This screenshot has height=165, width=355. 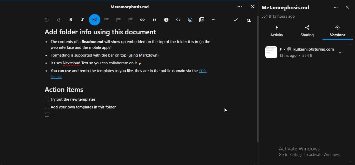 What do you see at coordinates (128, 6) in the screenshot?
I see `text` at bounding box center [128, 6].